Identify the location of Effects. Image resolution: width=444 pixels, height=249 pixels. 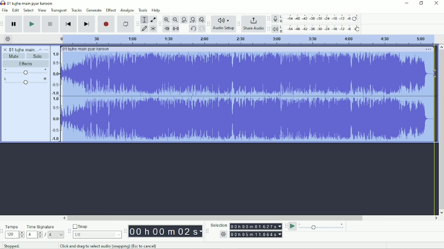
(27, 64).